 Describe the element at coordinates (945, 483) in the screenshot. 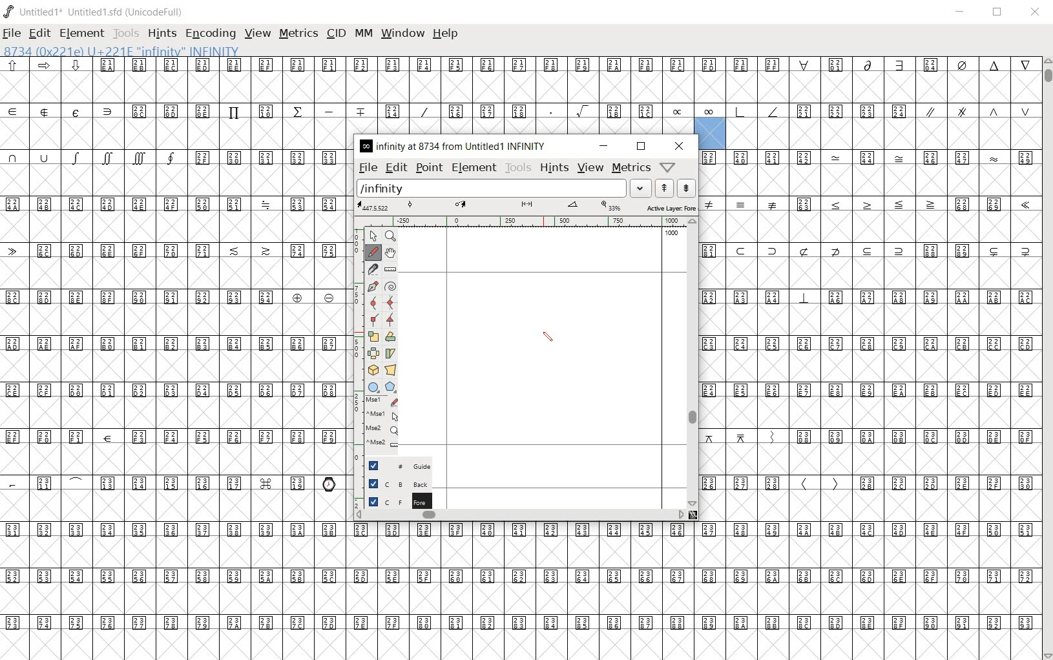

I see `Unicode code points` at that location.